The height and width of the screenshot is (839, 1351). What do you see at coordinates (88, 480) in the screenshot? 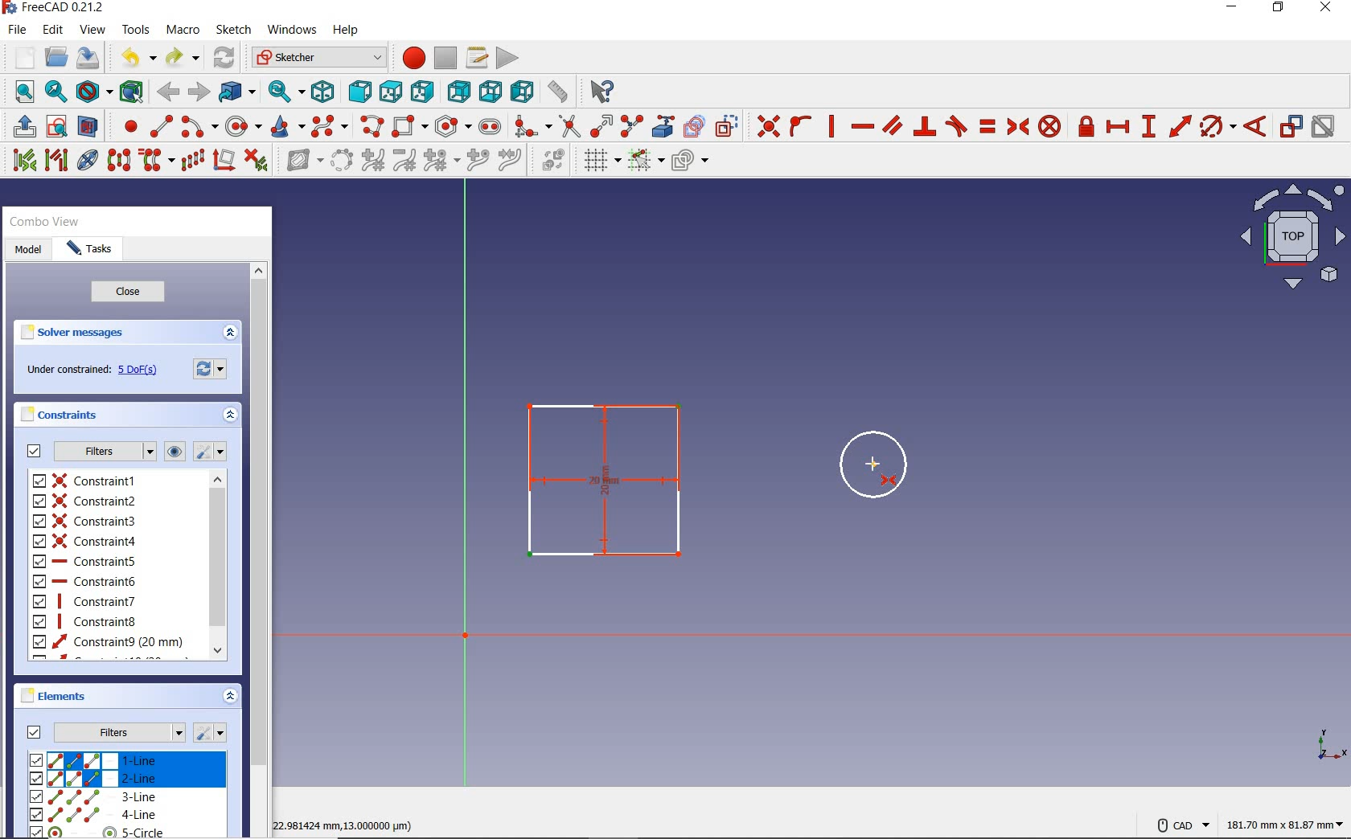
I see `constraint1` at bounding box center [88, 480].